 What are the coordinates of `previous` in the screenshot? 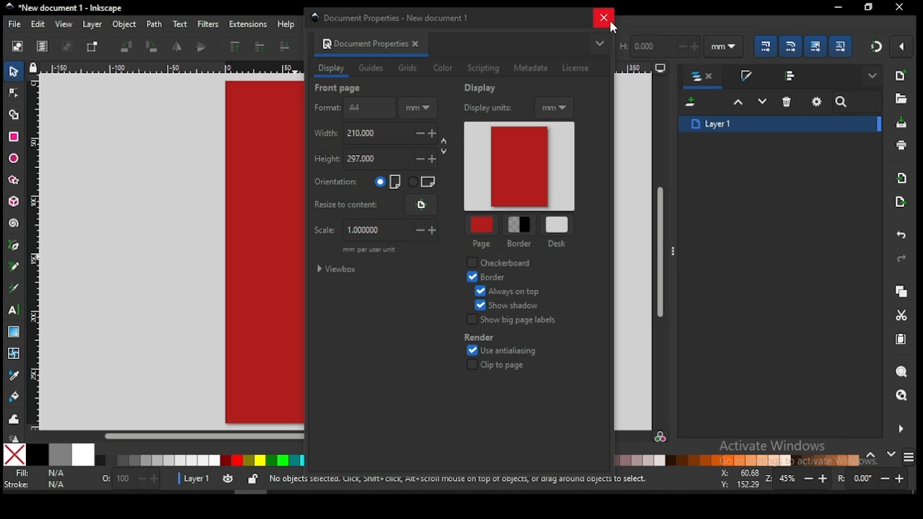 It's located at (873, 456).